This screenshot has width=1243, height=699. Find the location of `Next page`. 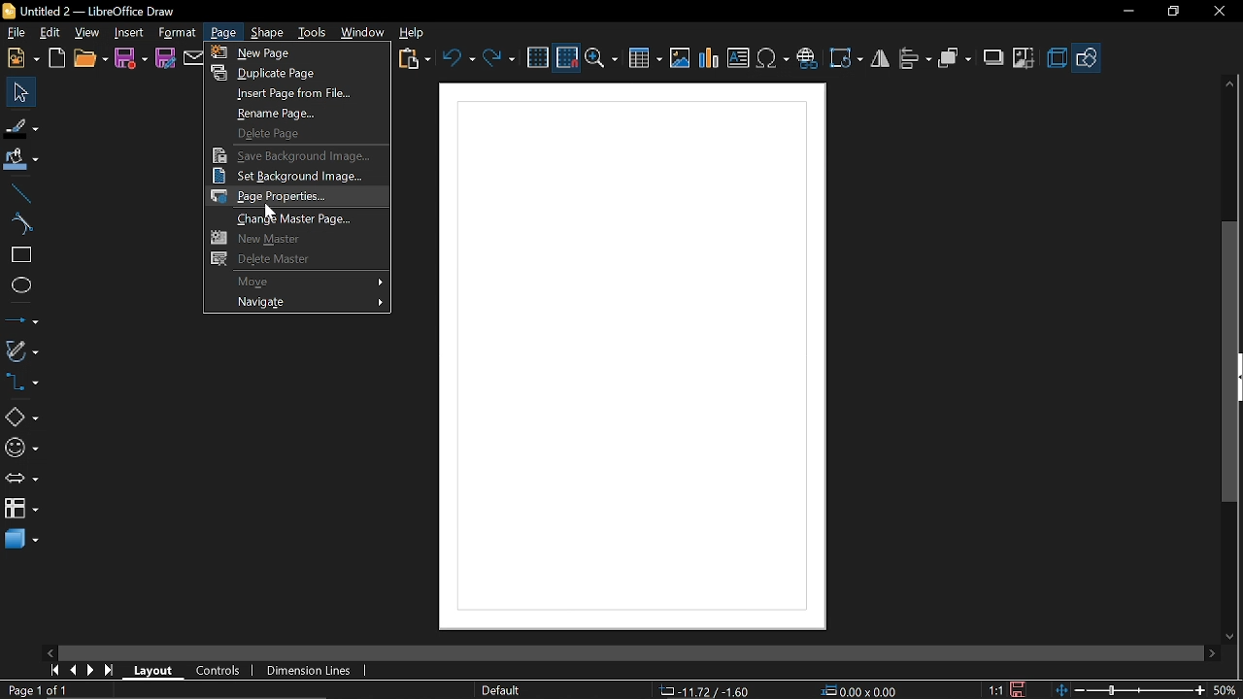

Next page is located at coordinates (91, 670).